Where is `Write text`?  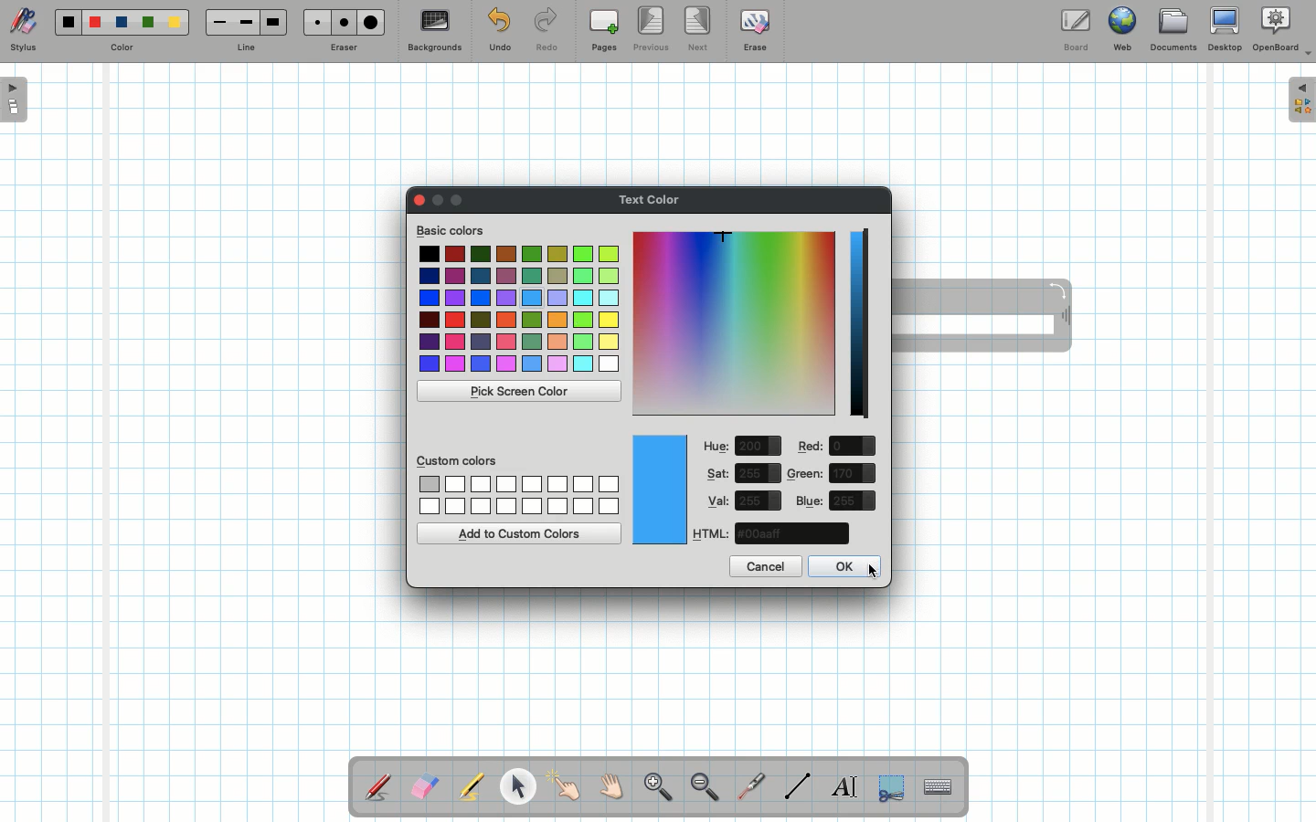
Write text is located at coordinates (846, 784).